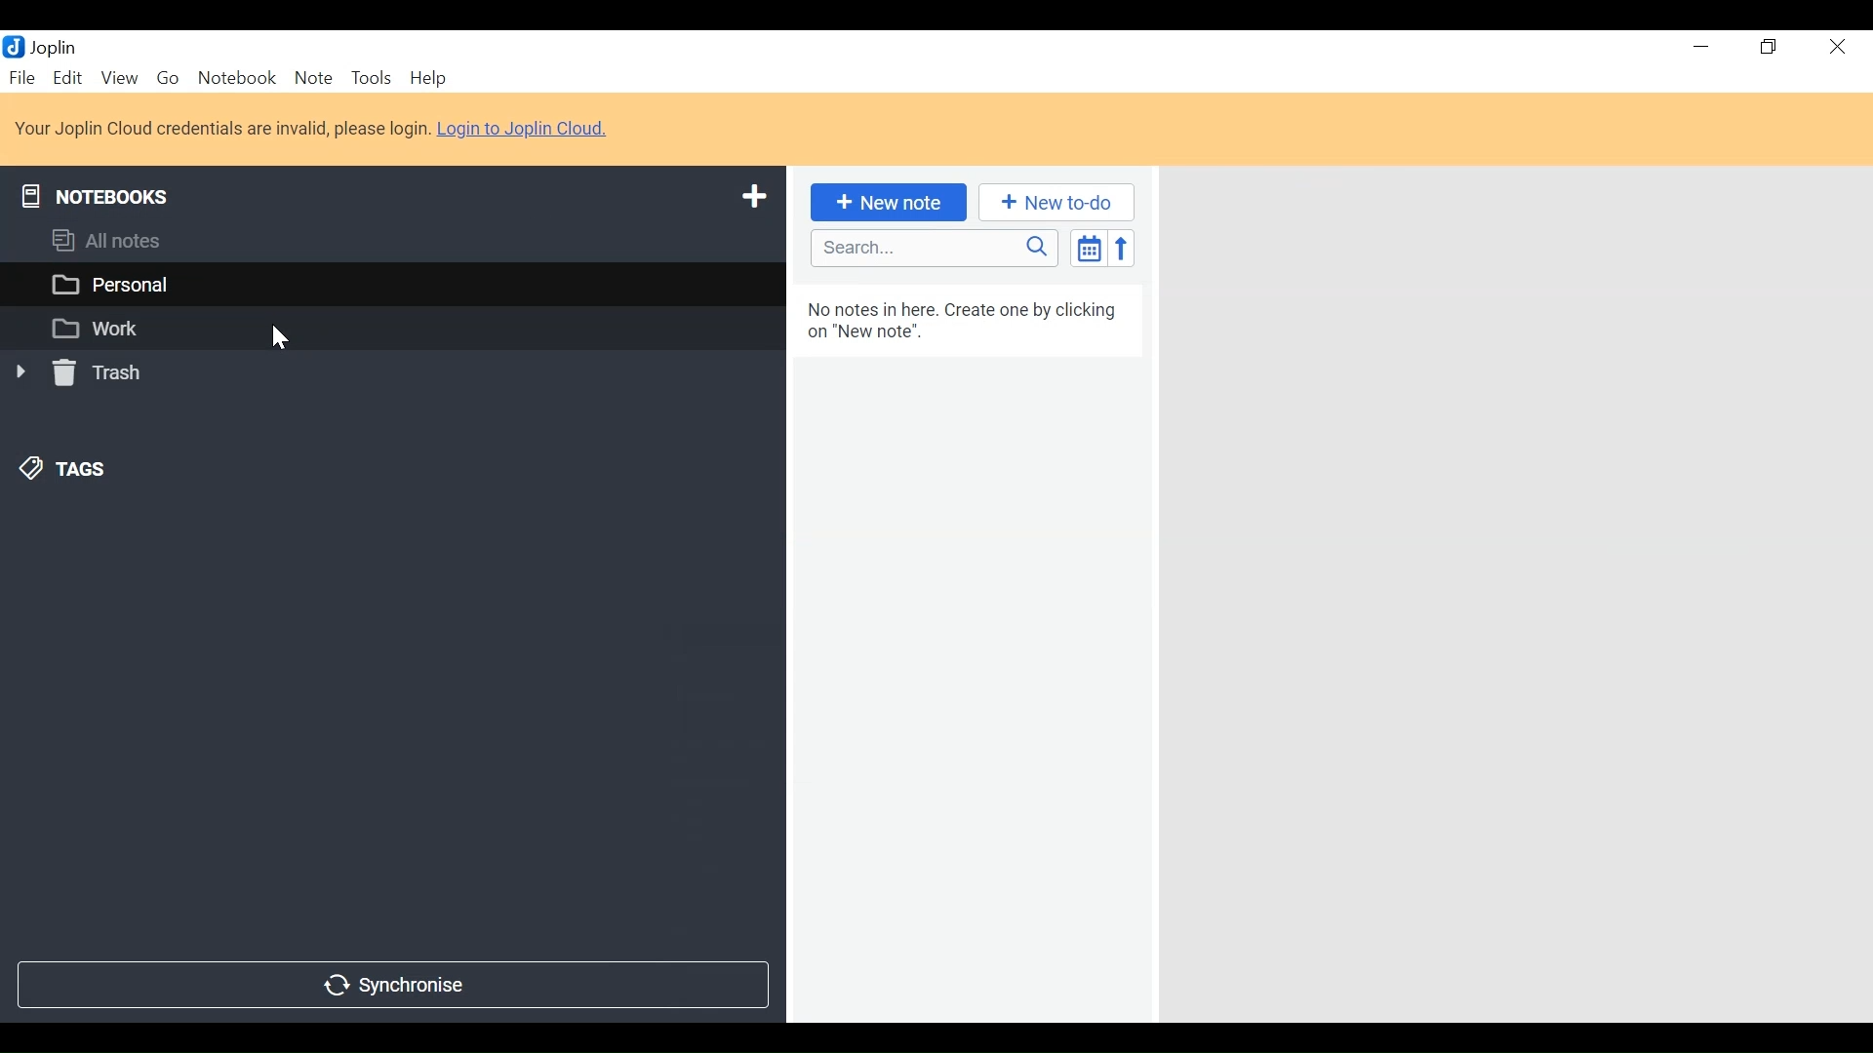 This screenshot has width=1873, height=1053. What do you see at coordinates (1056, 202) in the screenshot?
I see `Add a New to do` at bounding box center [1056, 202].